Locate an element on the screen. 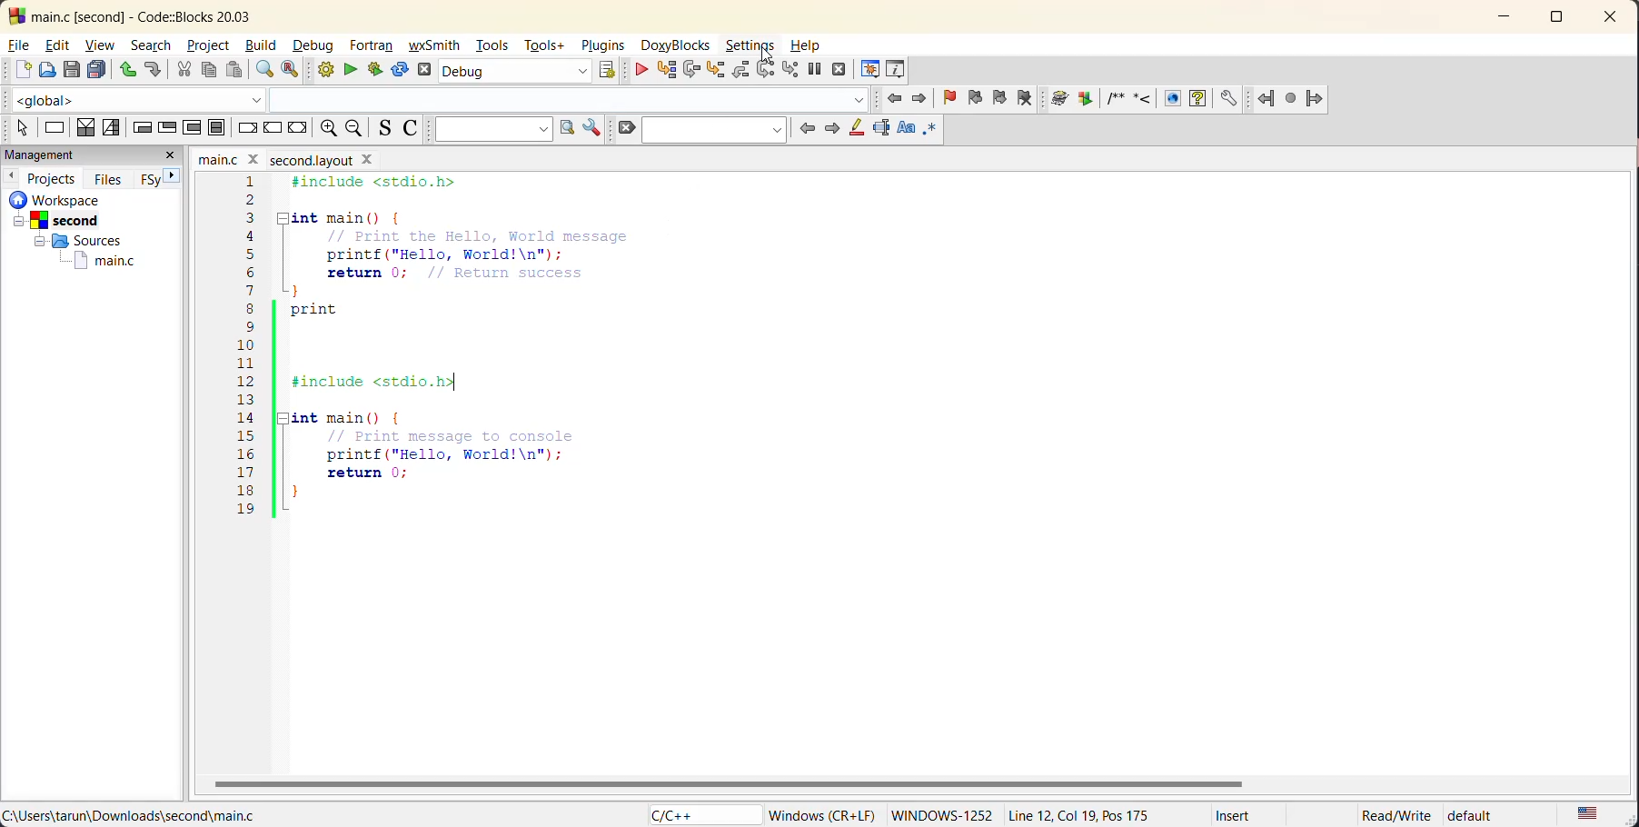  debug is located at coordinates (317, 46).